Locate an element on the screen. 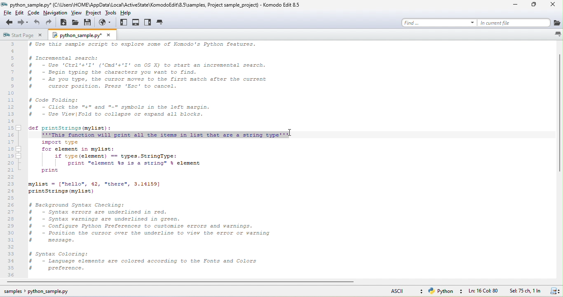 This screenshot has height=297, width=563. close is located at coordinates (554, 6).